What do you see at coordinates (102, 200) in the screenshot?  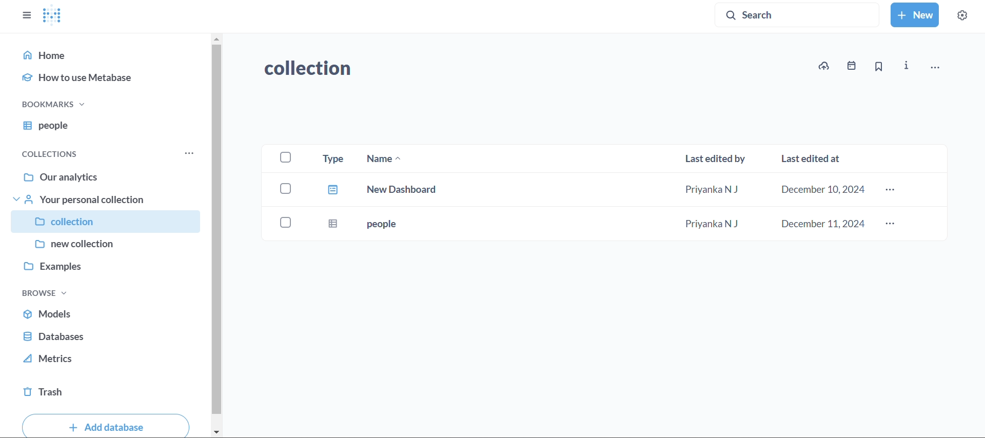 I see `your personal collection` at bounding box center [102, 200].